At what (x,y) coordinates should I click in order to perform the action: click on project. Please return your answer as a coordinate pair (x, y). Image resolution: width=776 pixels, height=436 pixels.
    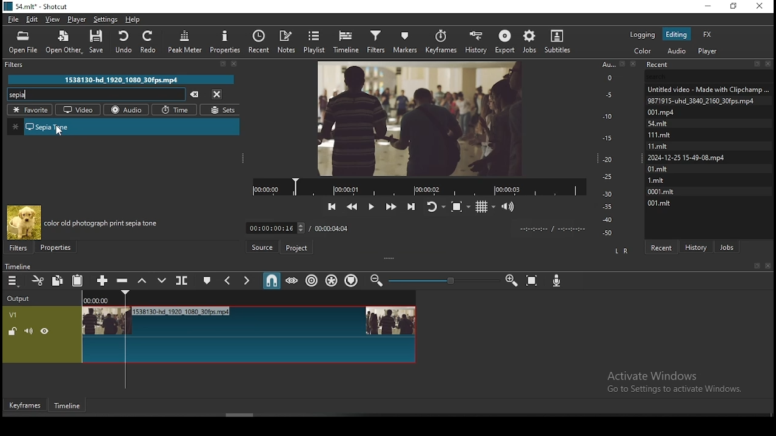
    Looking at the image, I should click on (296, 248).